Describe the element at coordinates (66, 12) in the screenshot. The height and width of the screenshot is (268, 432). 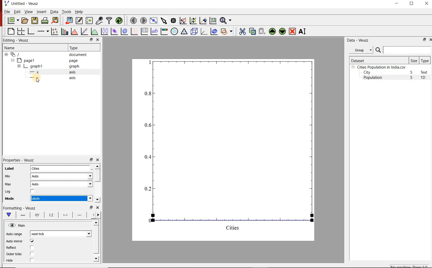
I see `Tools` at that location.